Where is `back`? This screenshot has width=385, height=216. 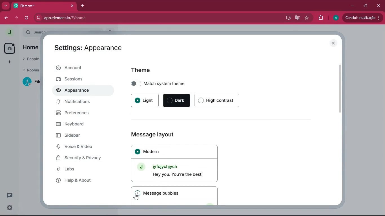 back is located at coordinates (6, 19).